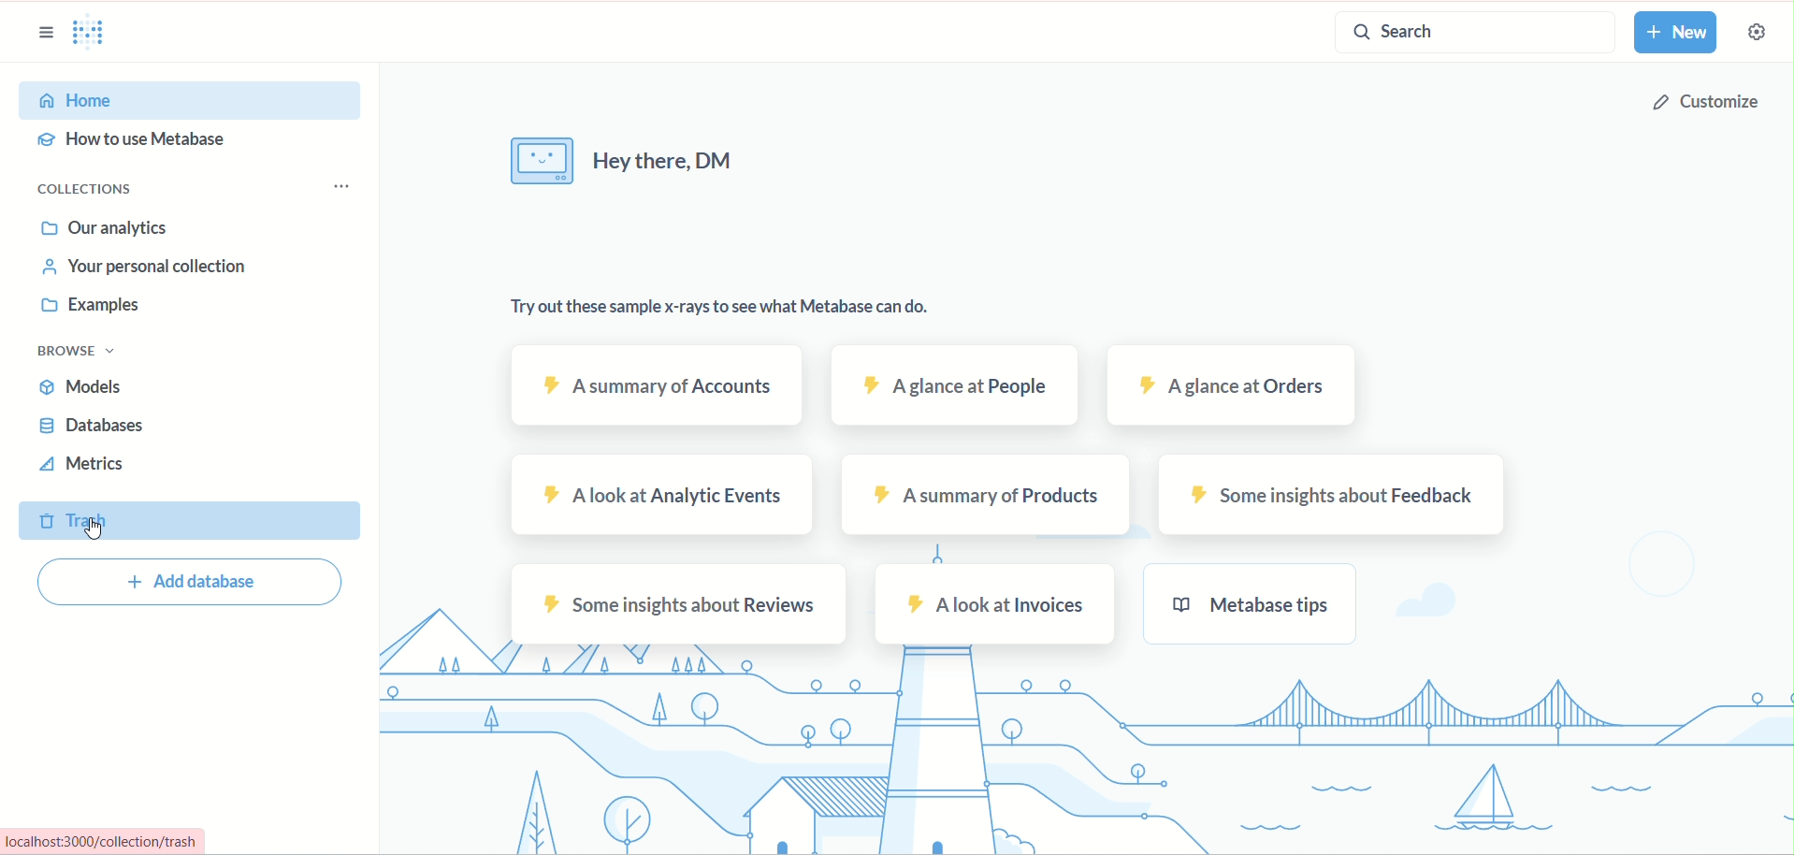 This screenshot has height=855, width=1794. I want to click on sidebar, so click(46, 35).